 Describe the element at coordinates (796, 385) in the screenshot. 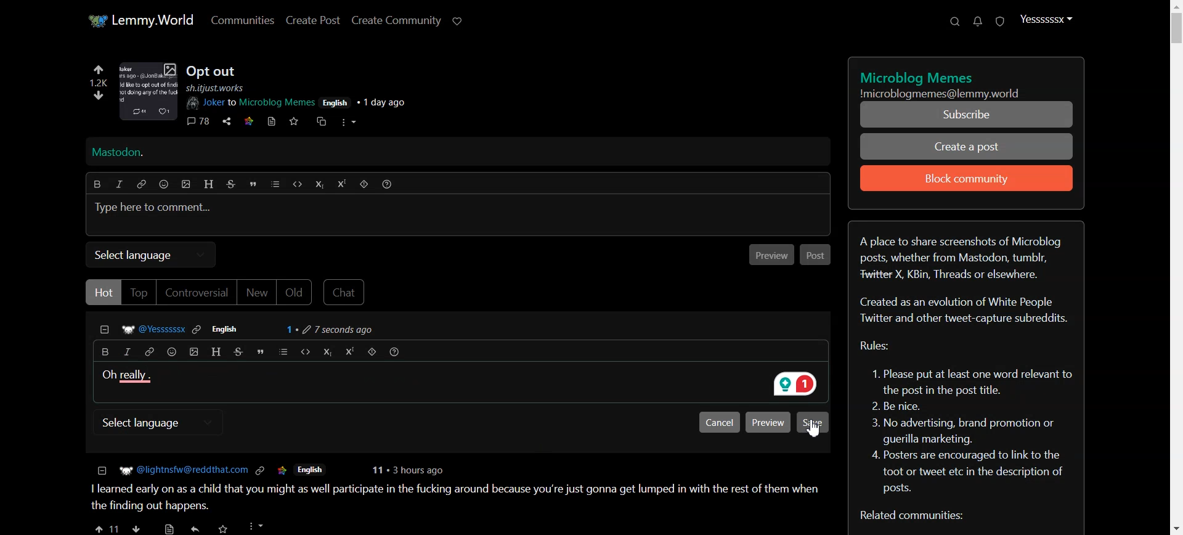

I see `grammarly` at that location.